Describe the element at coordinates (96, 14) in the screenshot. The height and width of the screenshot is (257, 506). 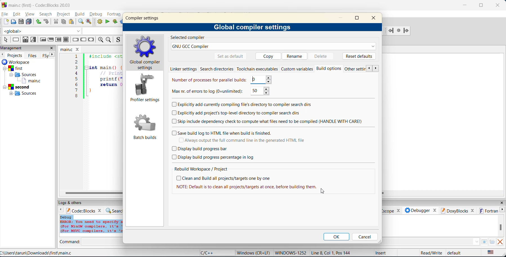
I see `debug` at that location.